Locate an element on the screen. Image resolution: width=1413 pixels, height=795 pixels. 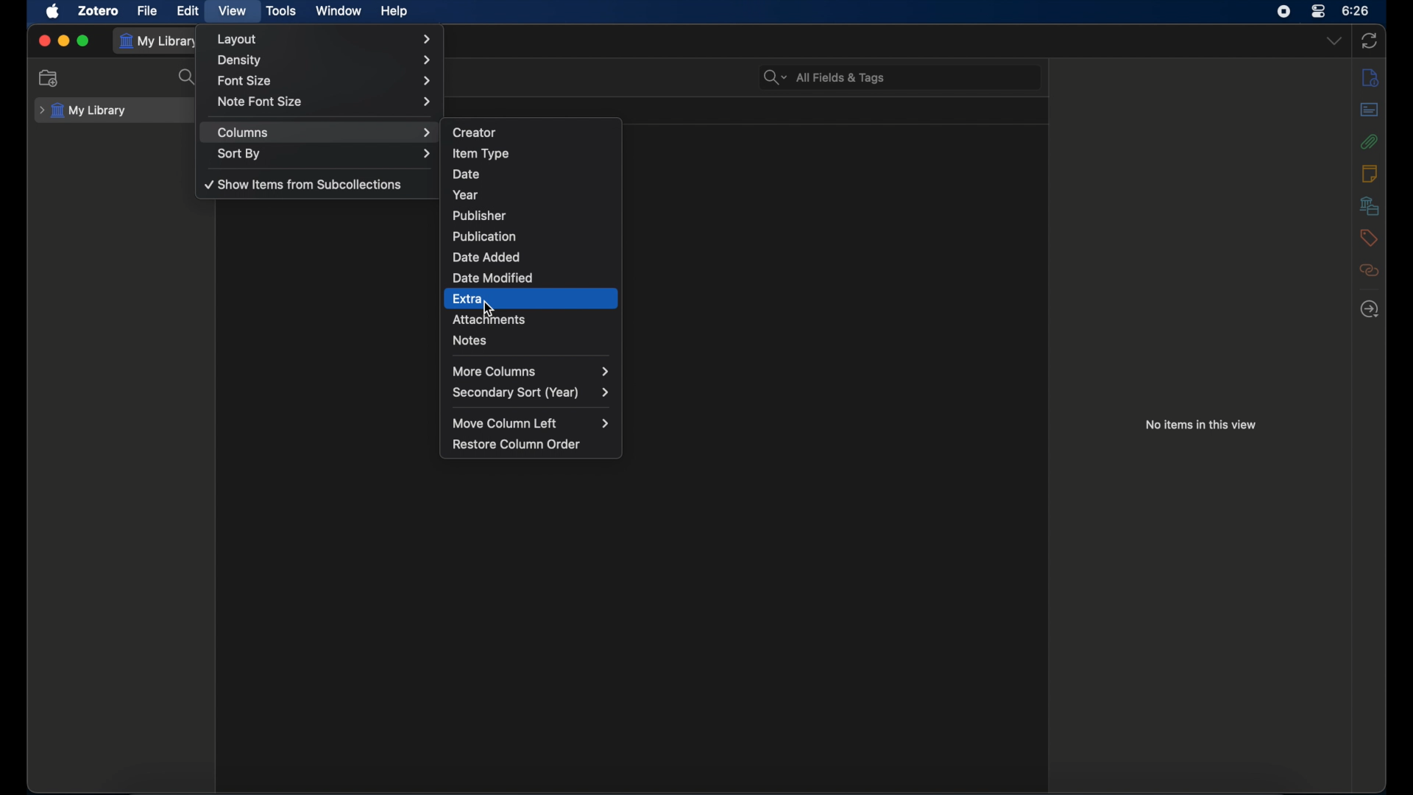
info is located at coordinates (1370, 77).